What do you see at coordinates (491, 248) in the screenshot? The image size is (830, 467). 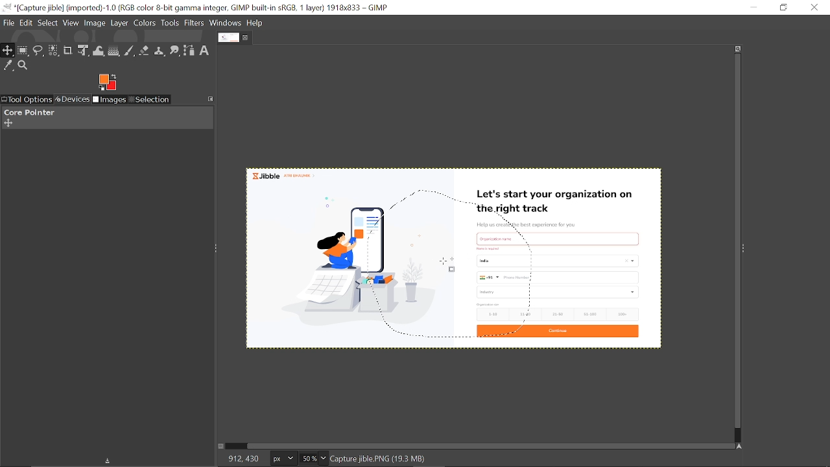 I see `` at bounding box center [491, 248].